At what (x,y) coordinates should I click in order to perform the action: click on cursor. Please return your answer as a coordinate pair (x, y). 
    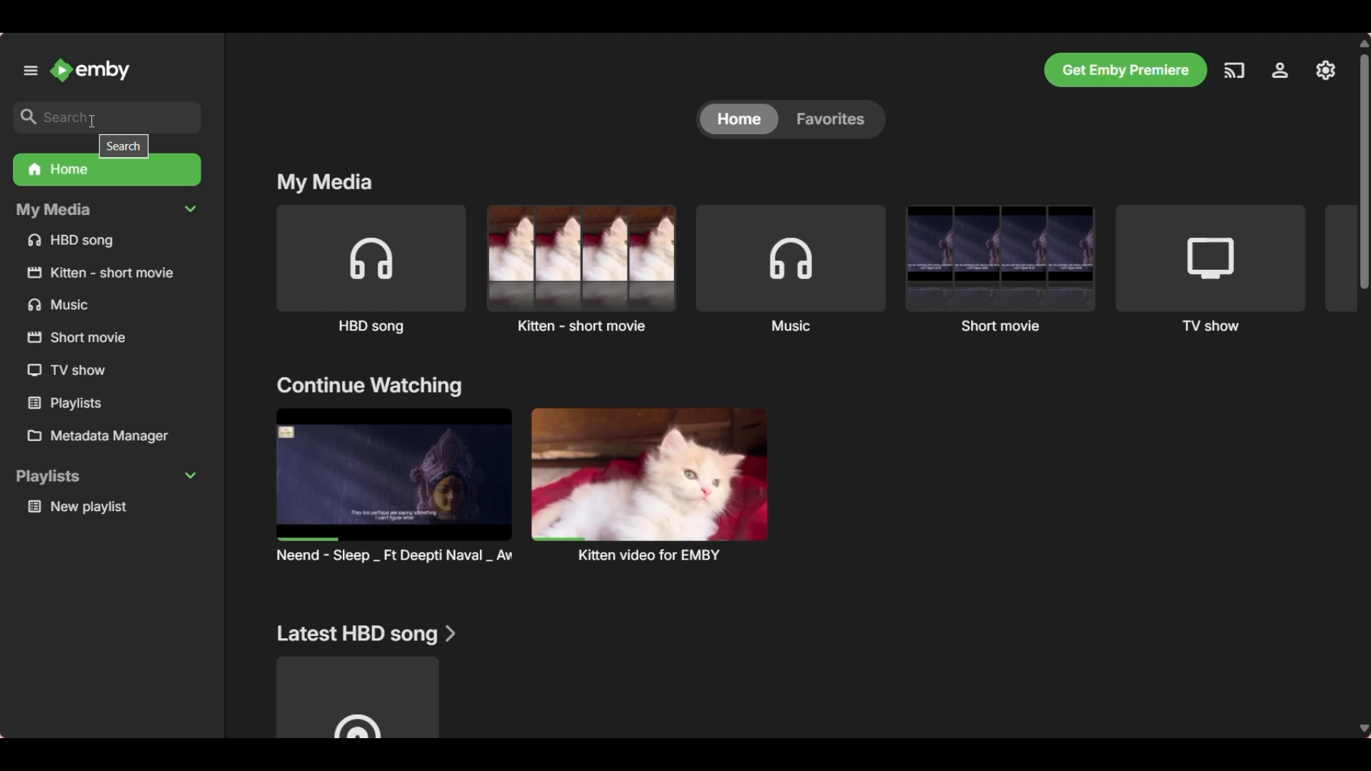
    Looking at the image, I should click on (96, 121).